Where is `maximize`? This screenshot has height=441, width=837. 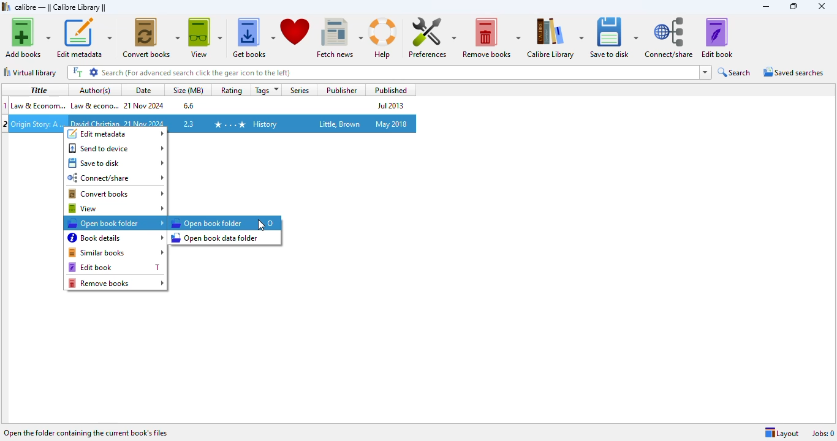 maximize is located at coordinates (793, 6).